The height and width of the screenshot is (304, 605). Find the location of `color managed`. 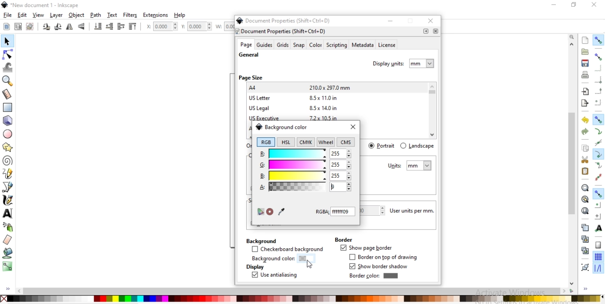

color managed is located at coordinates (260, 212).